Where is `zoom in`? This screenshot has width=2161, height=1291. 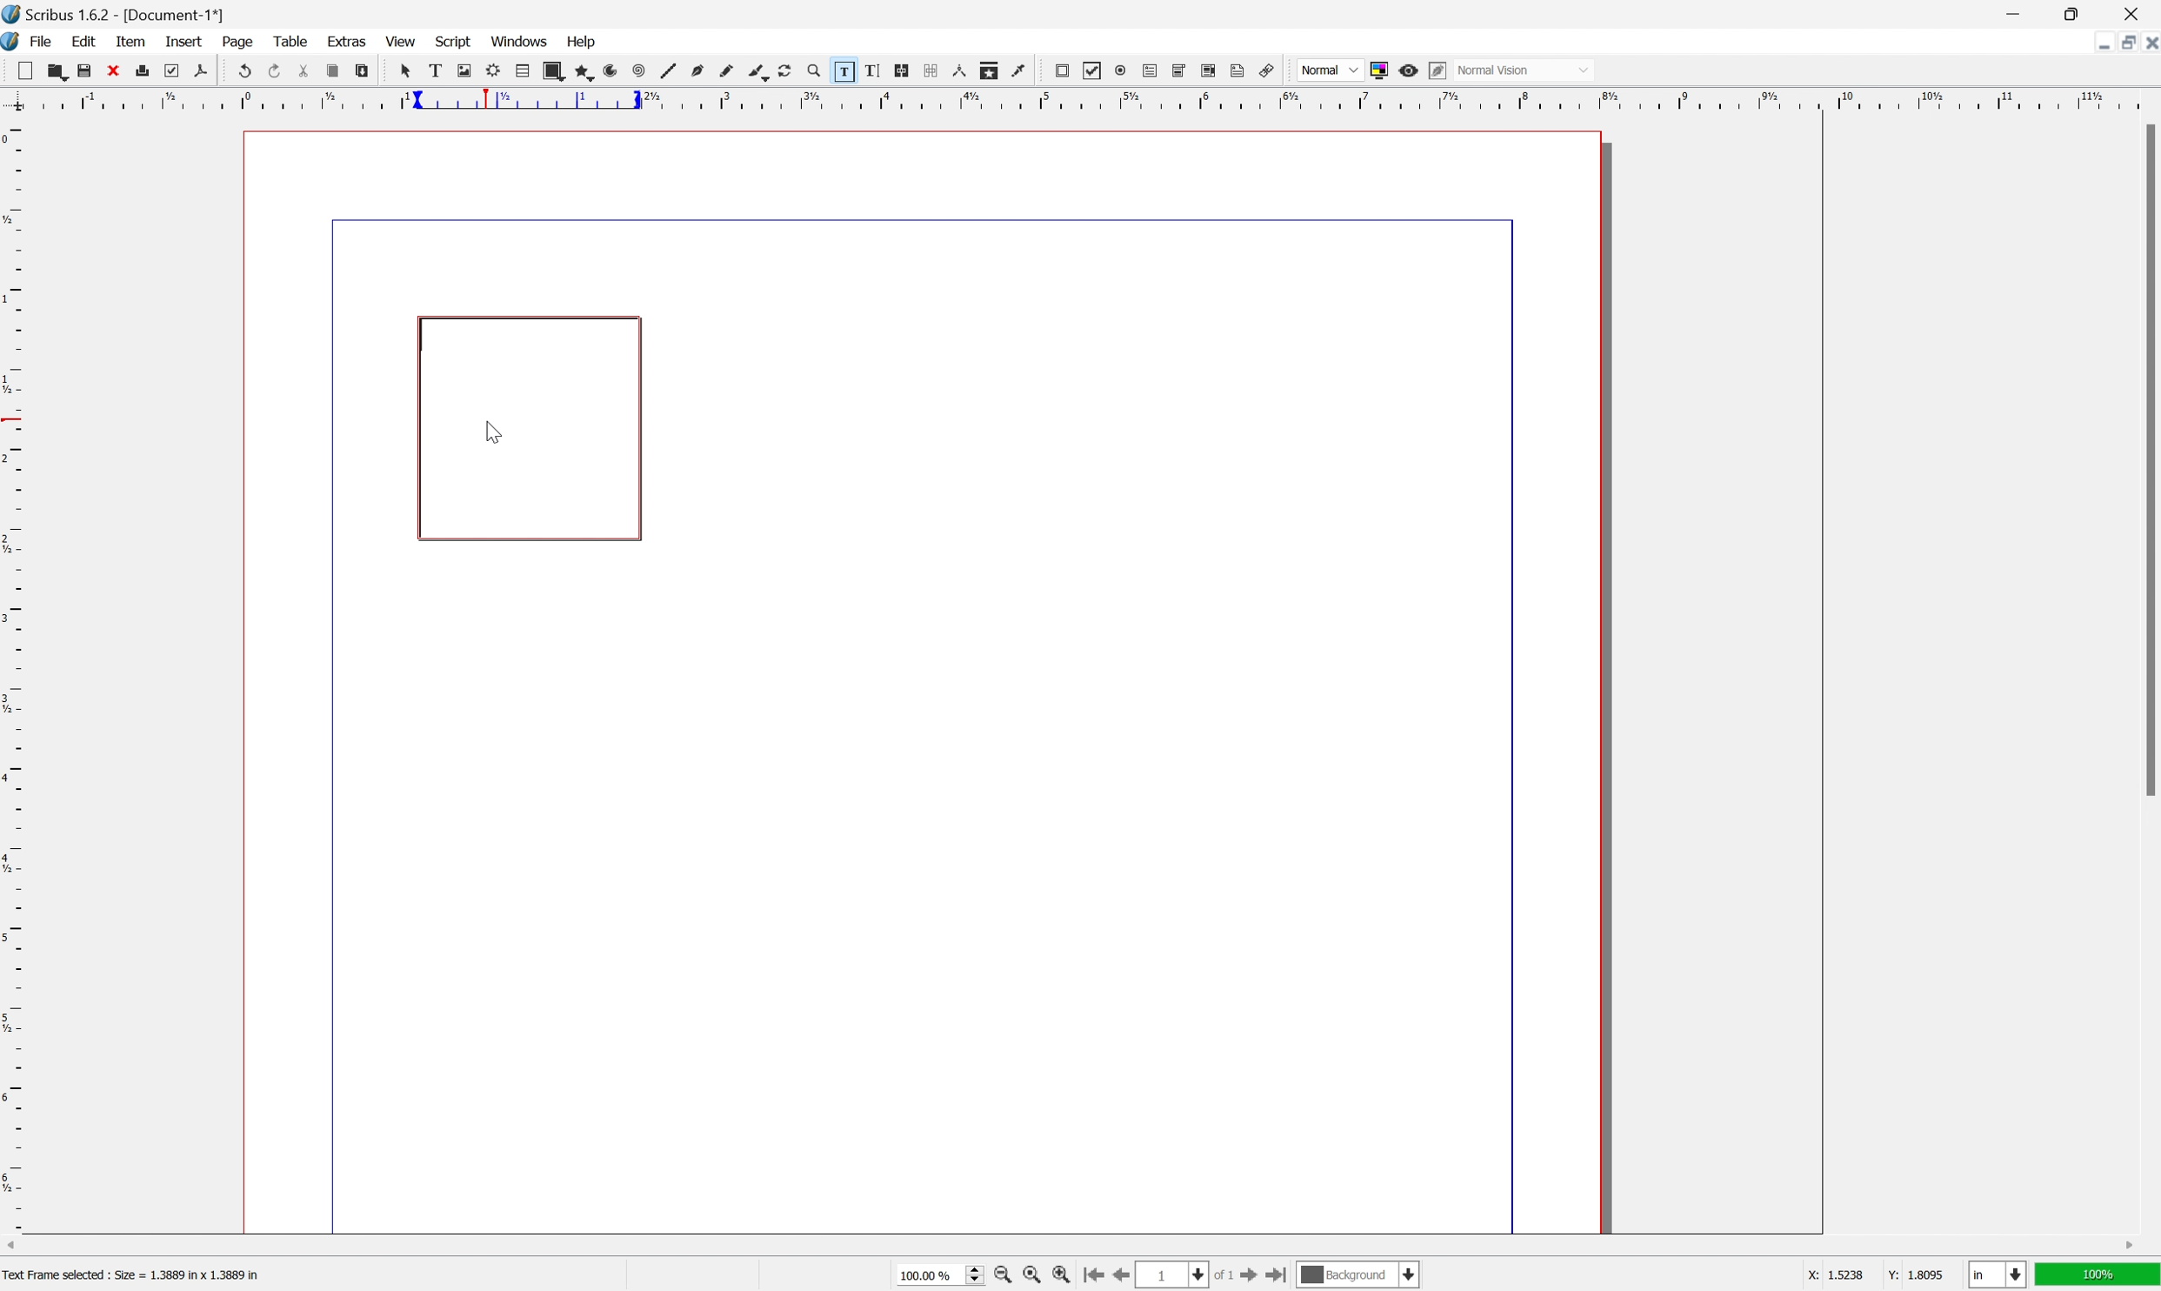
zoom in is located at coordinates (1004, 1277).